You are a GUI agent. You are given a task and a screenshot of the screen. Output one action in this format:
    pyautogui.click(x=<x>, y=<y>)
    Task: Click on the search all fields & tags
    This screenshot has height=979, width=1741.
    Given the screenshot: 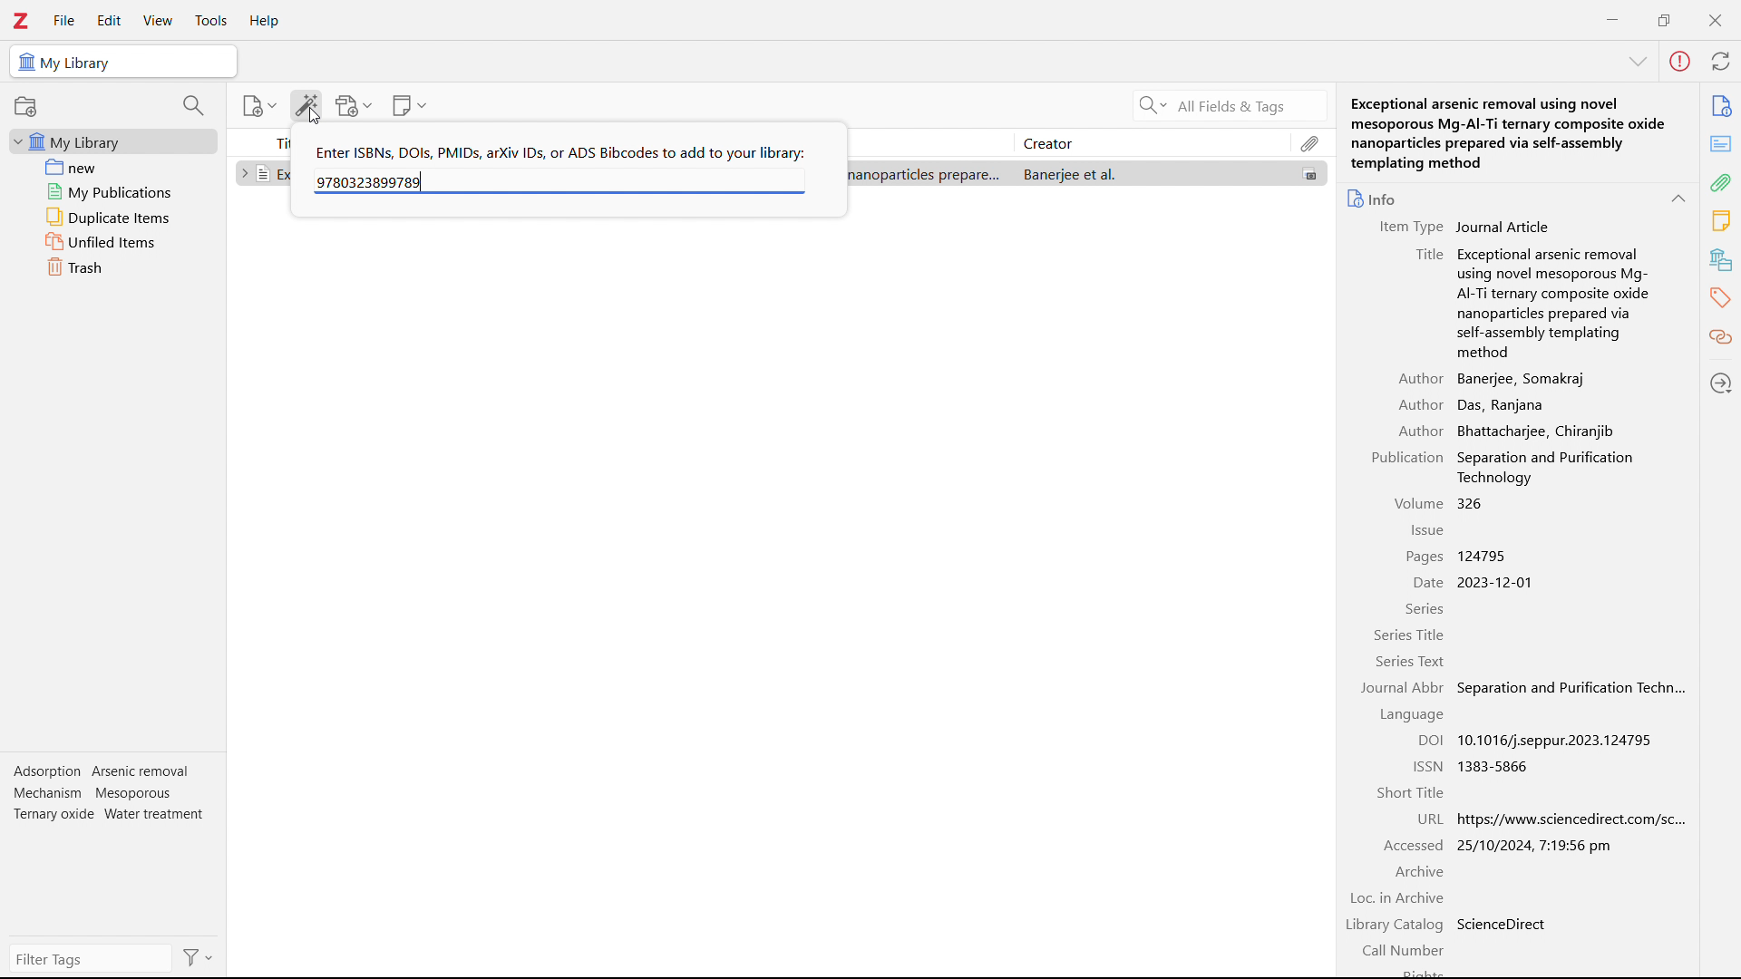 What is the action you would take?
    pyautogui.click(x=1226, y=106)
    